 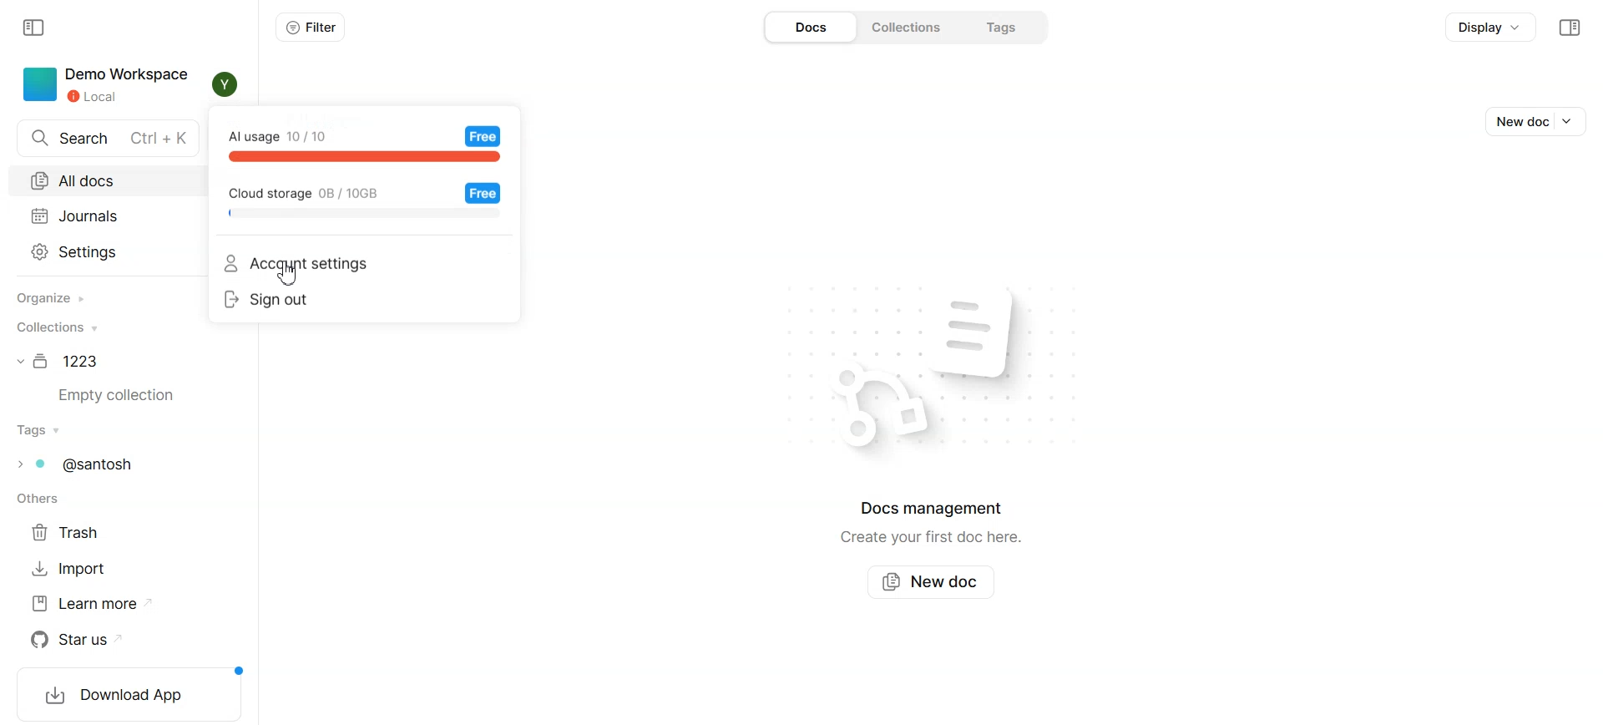 What do you see at coordinates (35, 28) in the screenshot?
I see `Collapse sidebar` at bounding box center [35, 28].